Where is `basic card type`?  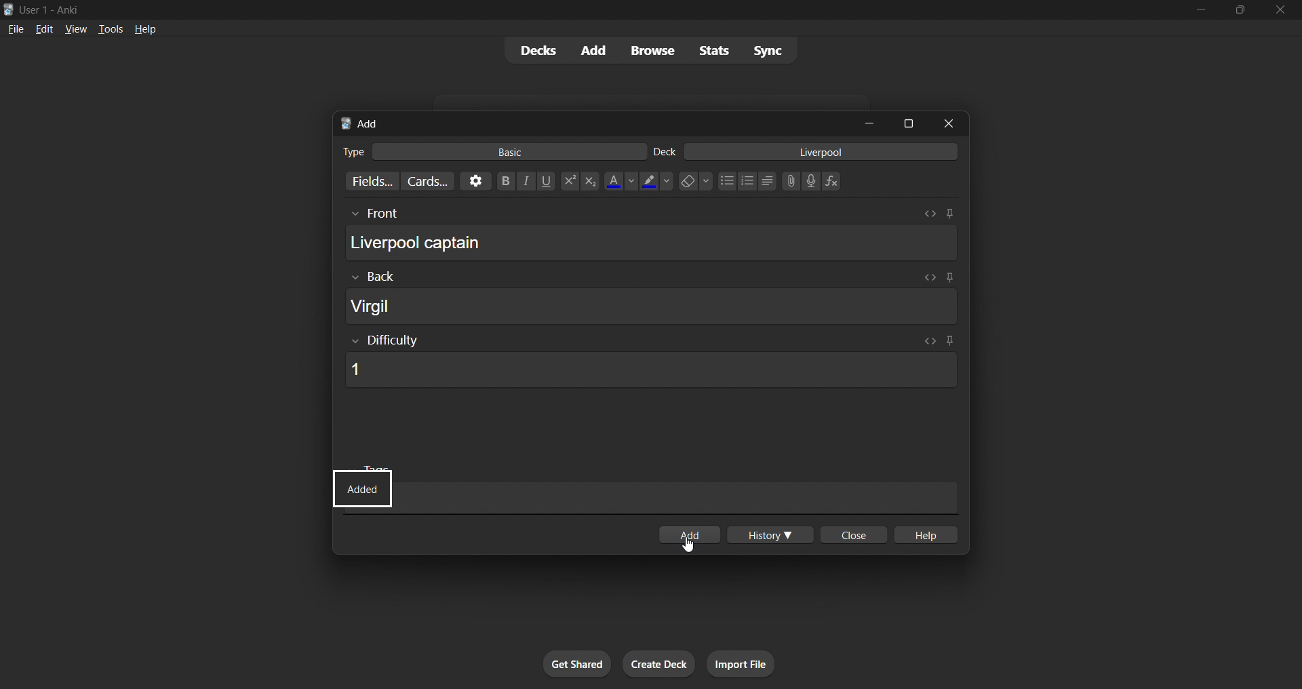
basic card type is located at coordinates (507, 152).